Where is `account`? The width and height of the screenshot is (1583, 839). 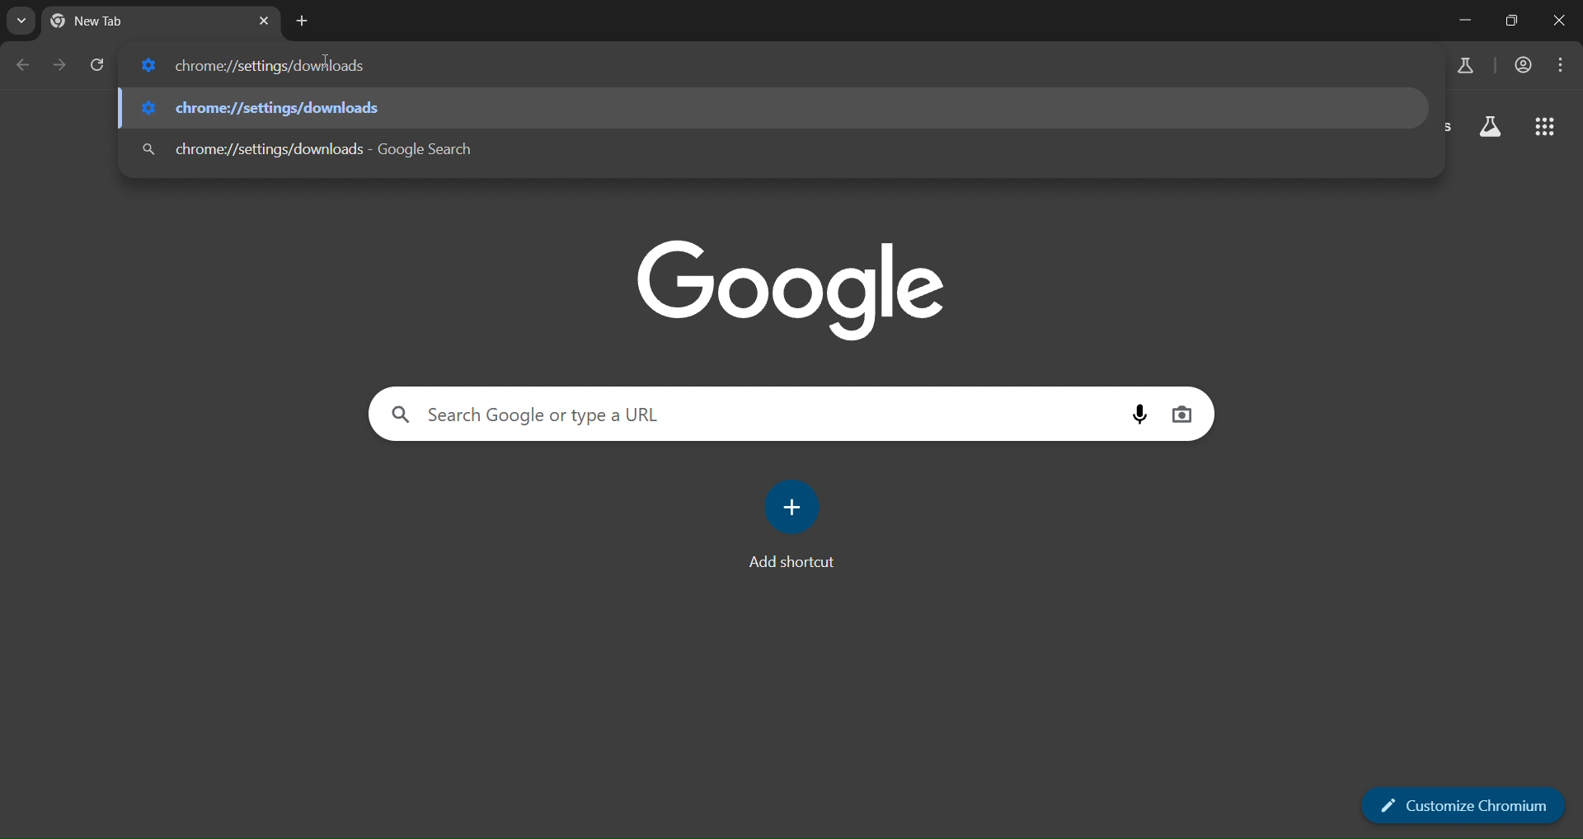
account is located at coordinates (1520, 64).